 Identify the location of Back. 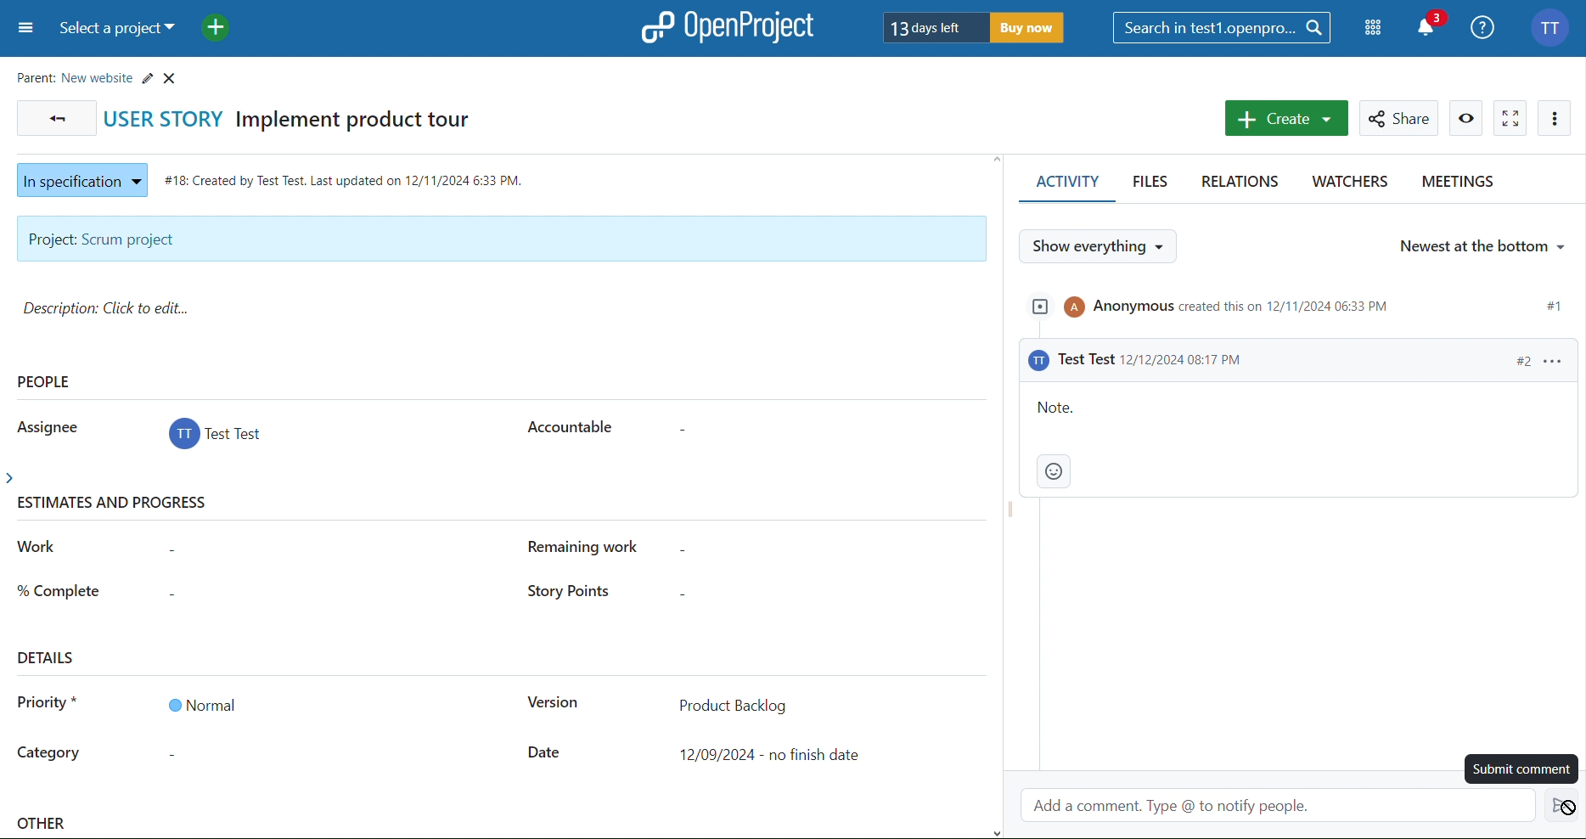
(53, 117).